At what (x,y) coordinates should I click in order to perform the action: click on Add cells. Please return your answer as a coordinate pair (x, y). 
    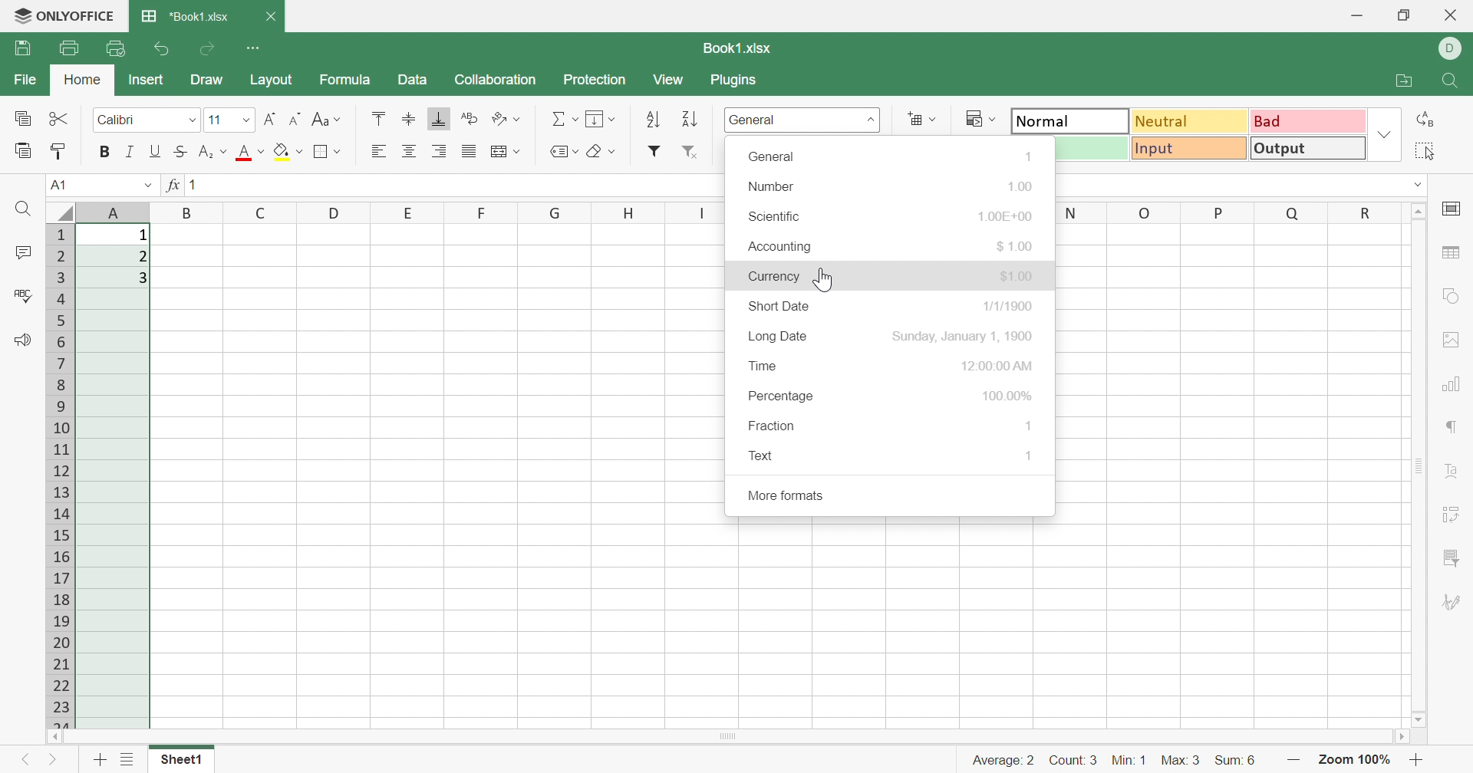
    Looking at the image, I should click on (920, 118).